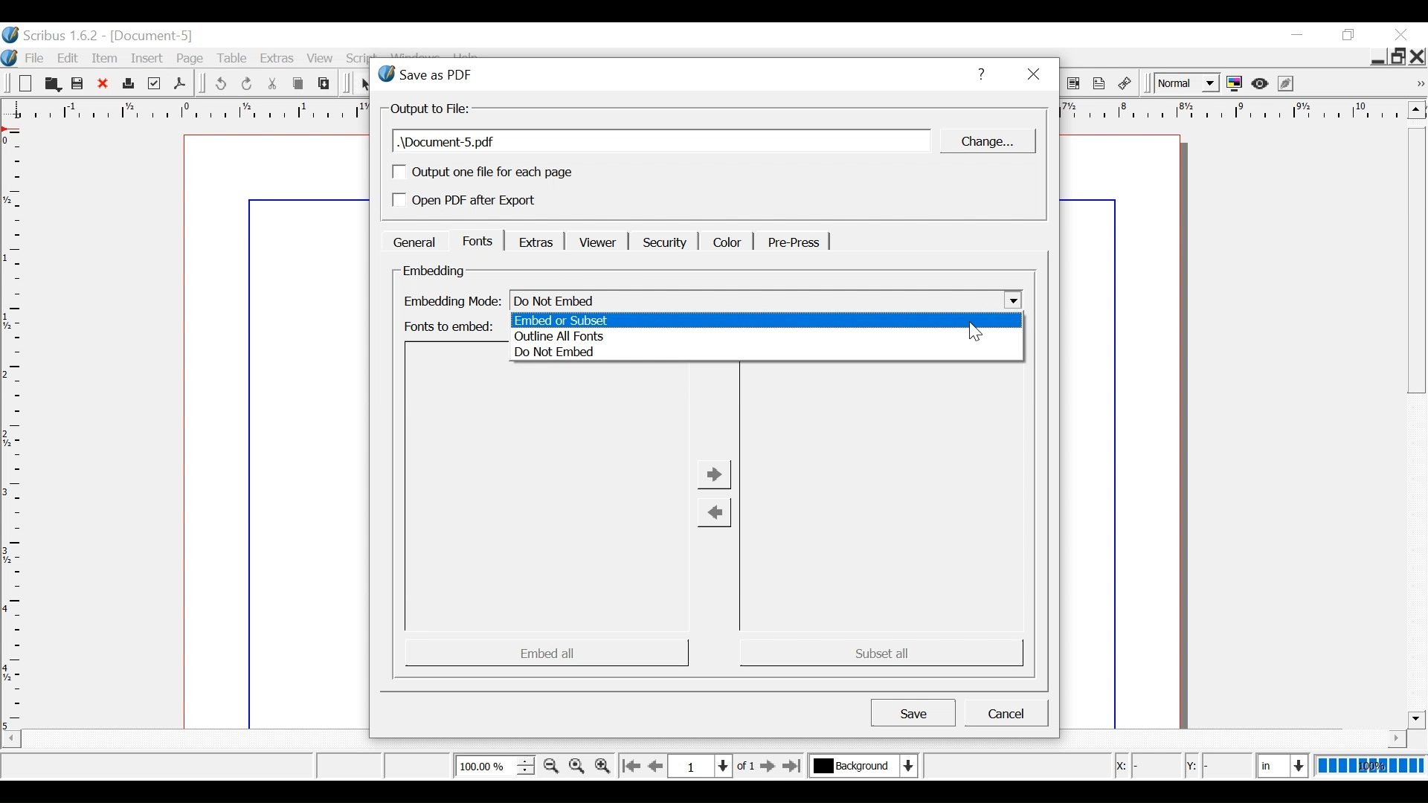 The width and height of the screenshot is (1428, 803). What do you see at coordinates (1099, 84) in the screenshot?
I see `Text Annotation` at bounding box center [1099, 84].